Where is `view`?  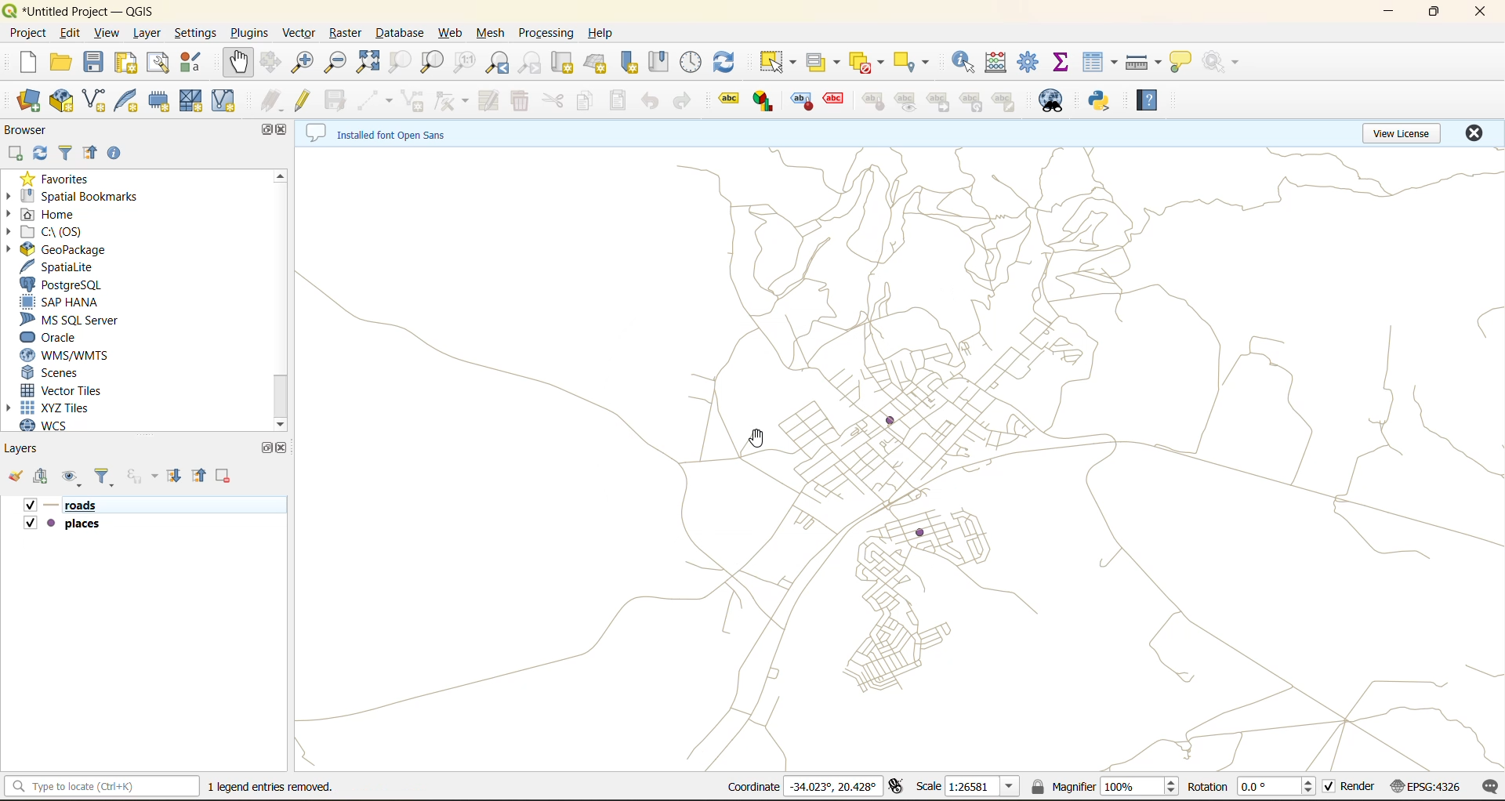 view is located at coordinates (104, 31).